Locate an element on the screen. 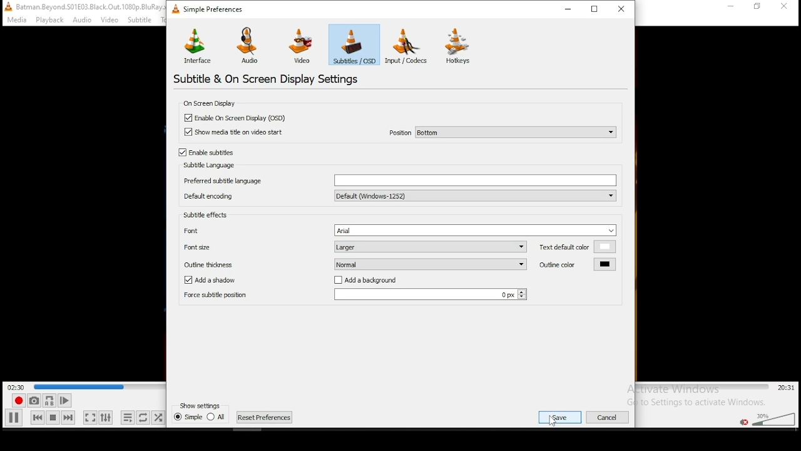 Image resolution: width=801 pixels, height=451 pixels. seek bar is located at coordinates (99, 386).